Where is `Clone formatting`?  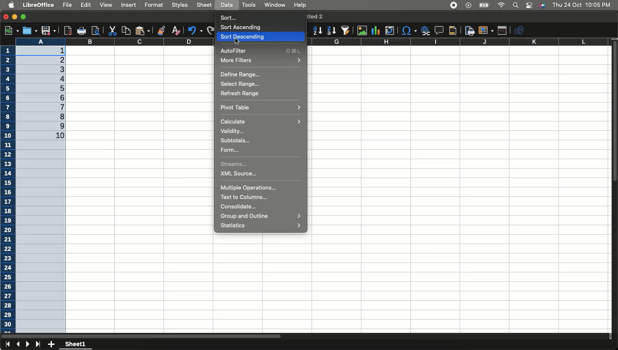 Clone formatting is located at coordinates (162, 30).